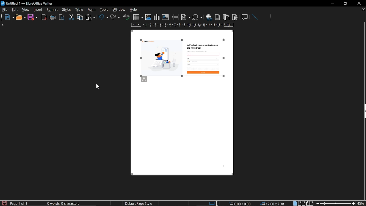  What do you see at coordinates (20, 17) in the screenshot?
I see `open` at bounding box center [20, 17].